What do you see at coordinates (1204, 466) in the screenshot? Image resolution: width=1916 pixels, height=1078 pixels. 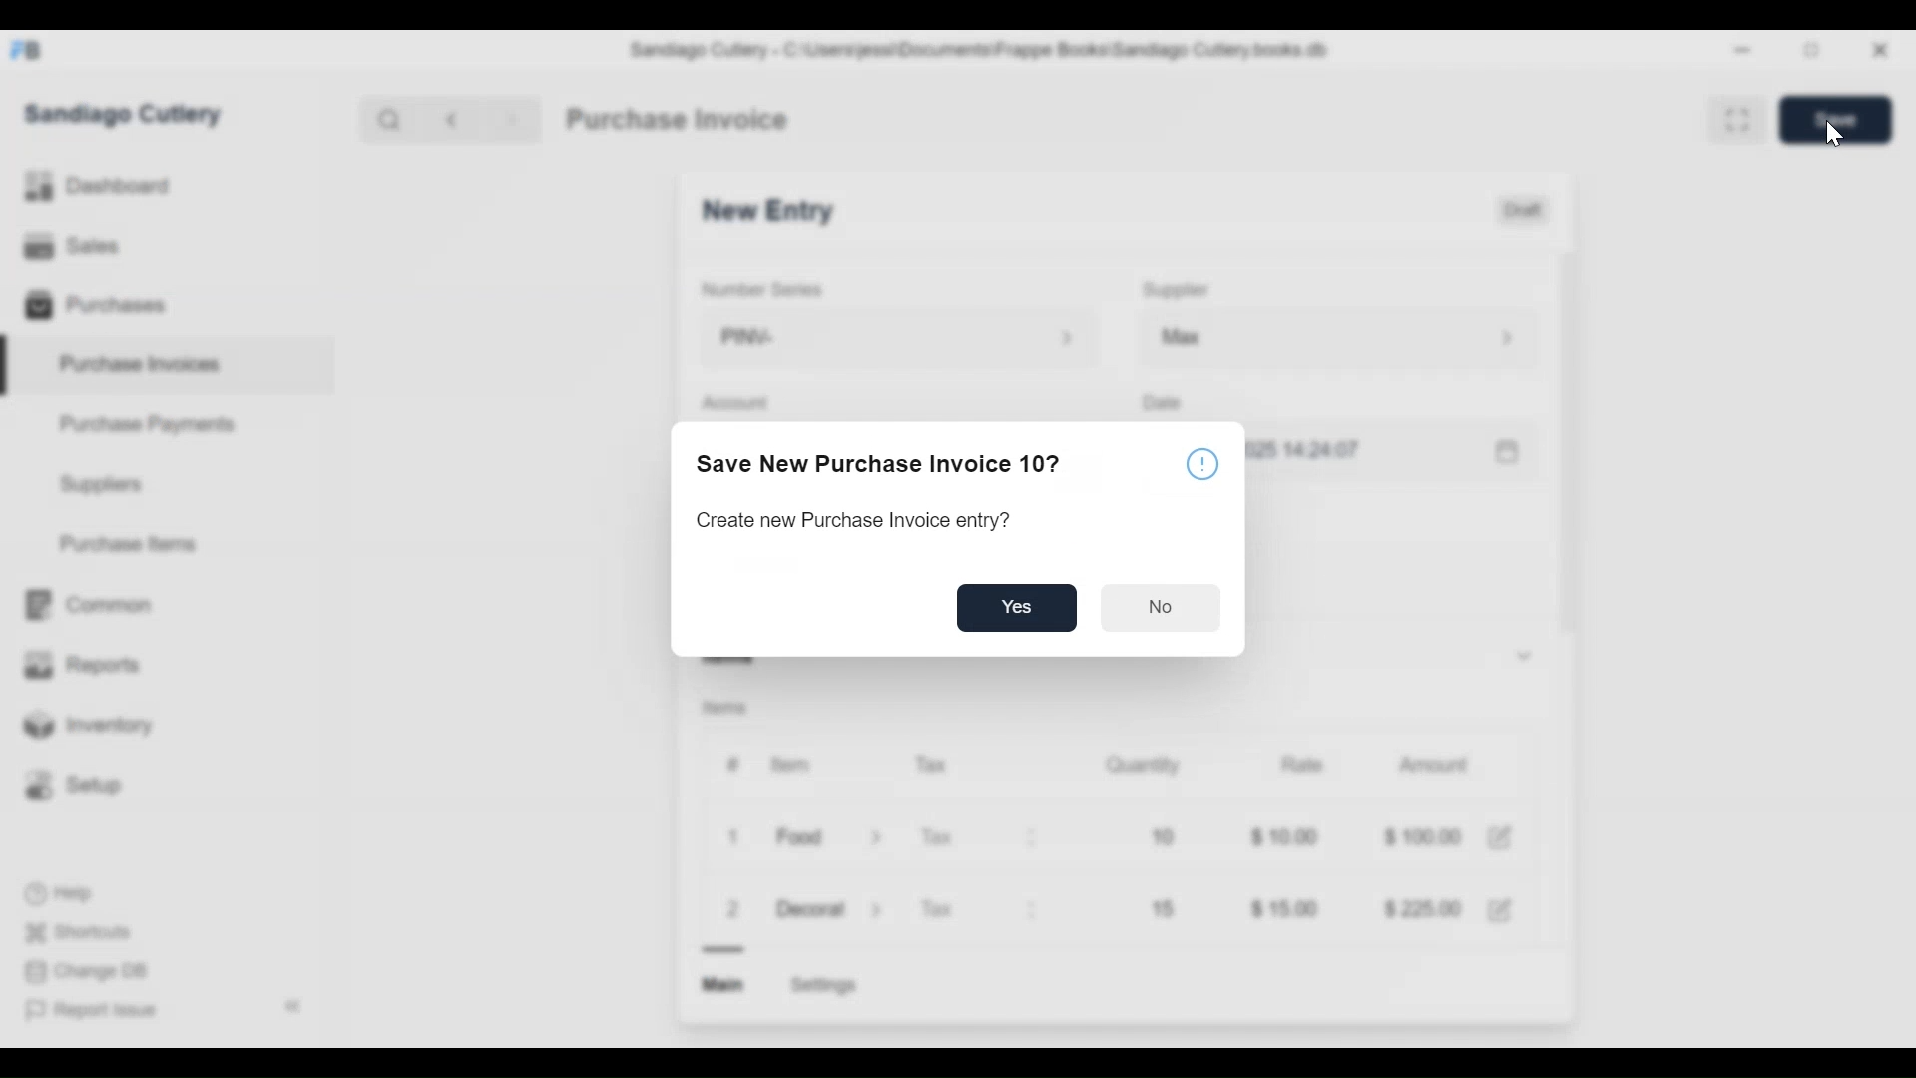 I see `Information` at bounding box center [1204, 466].